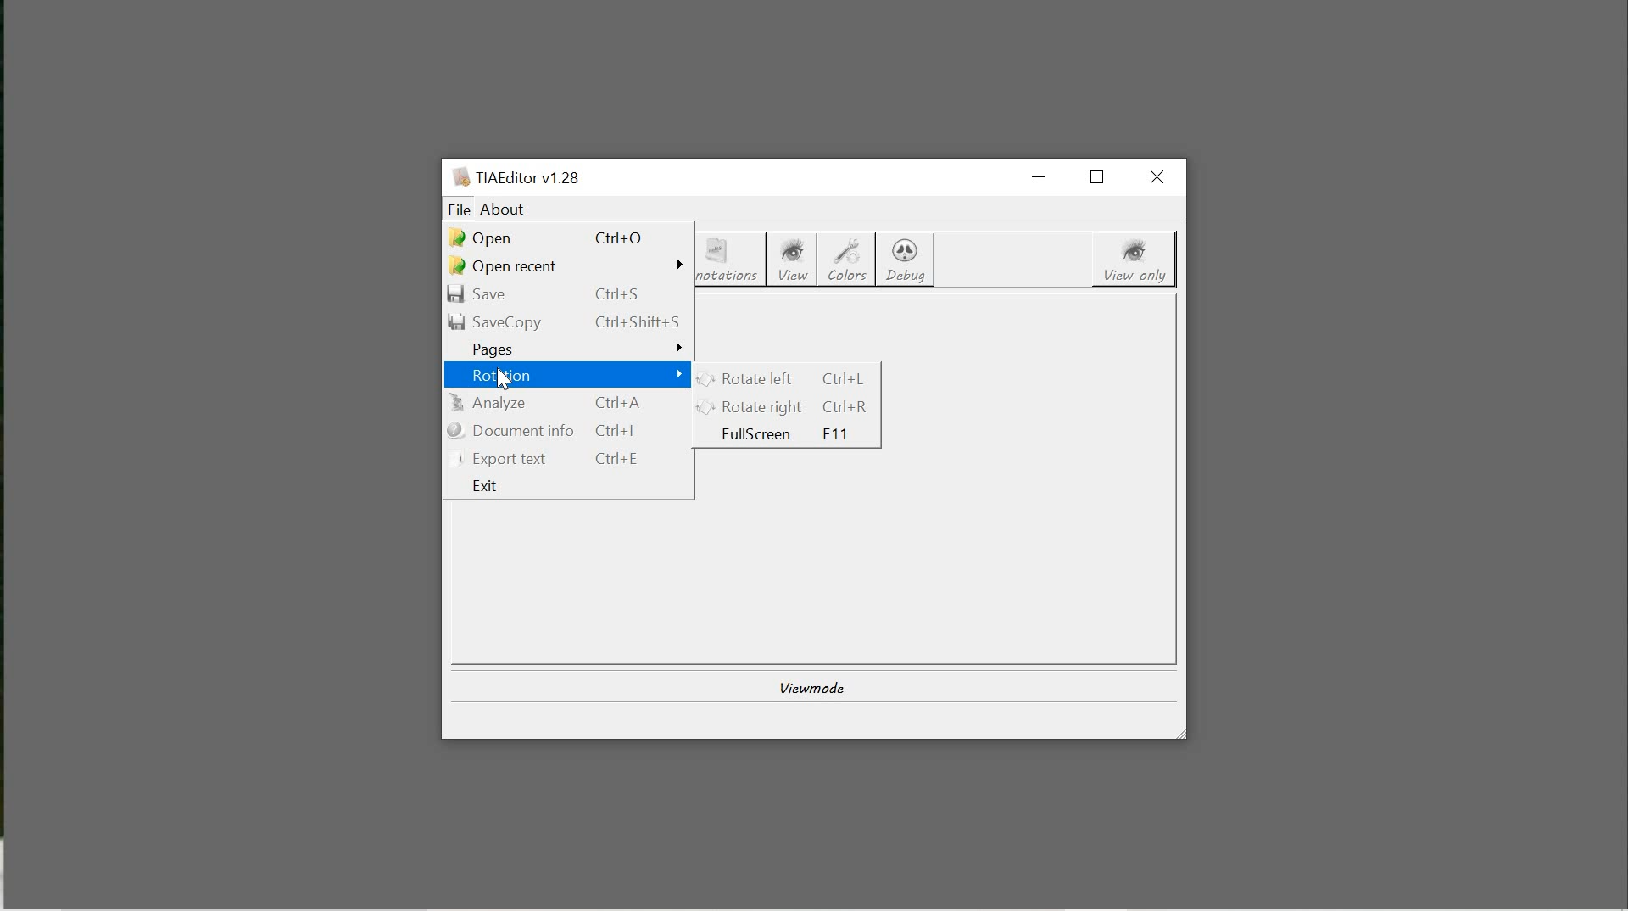  I want to click on open, so click(560, 235).